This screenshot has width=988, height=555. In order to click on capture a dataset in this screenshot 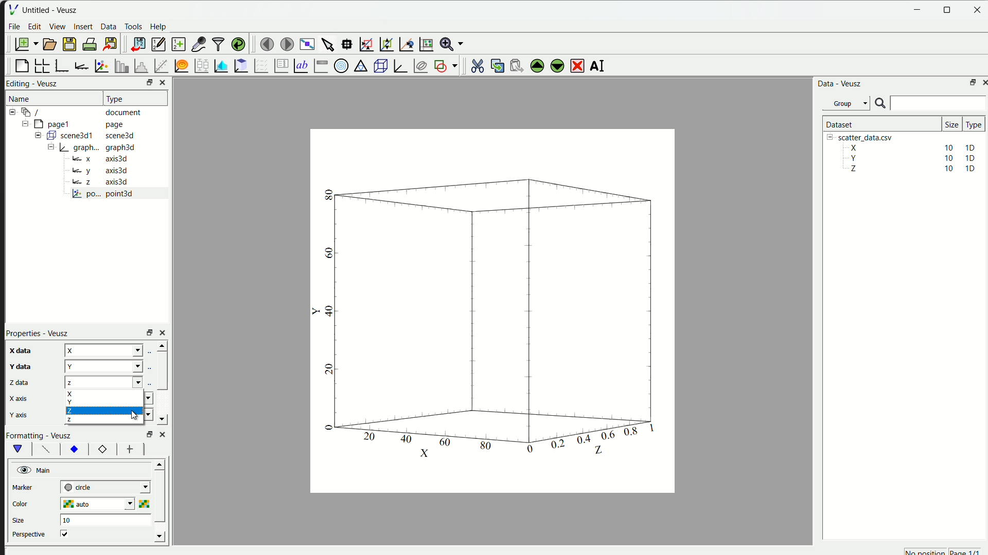, I will do `click(198, 43)`.